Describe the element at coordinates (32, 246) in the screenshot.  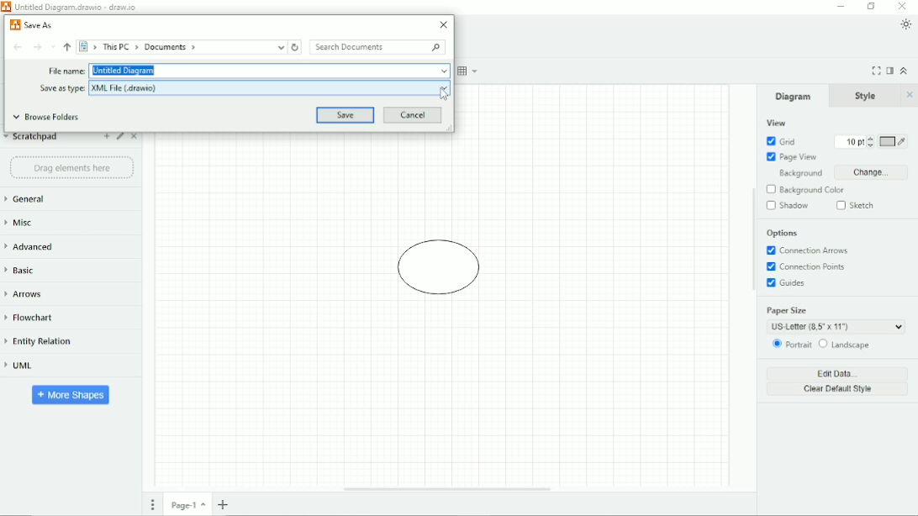
I see `Advanced` at that location.